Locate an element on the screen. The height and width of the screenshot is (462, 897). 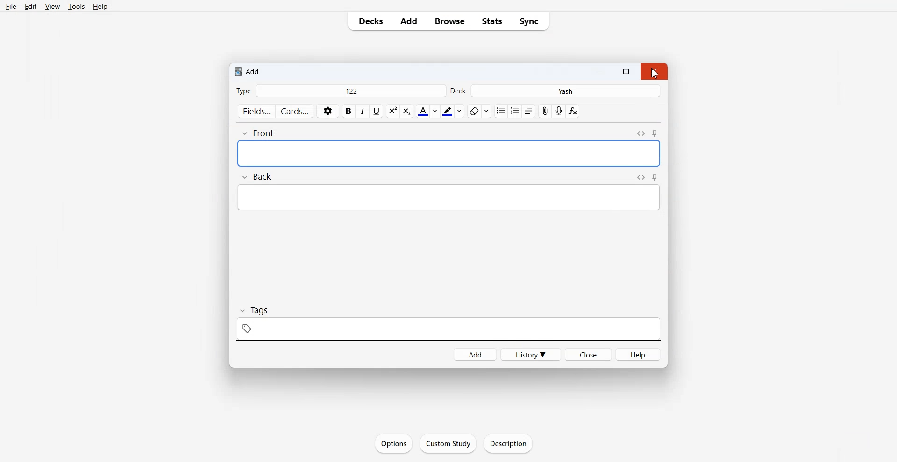
Deck is located at coordinates (457, 91).